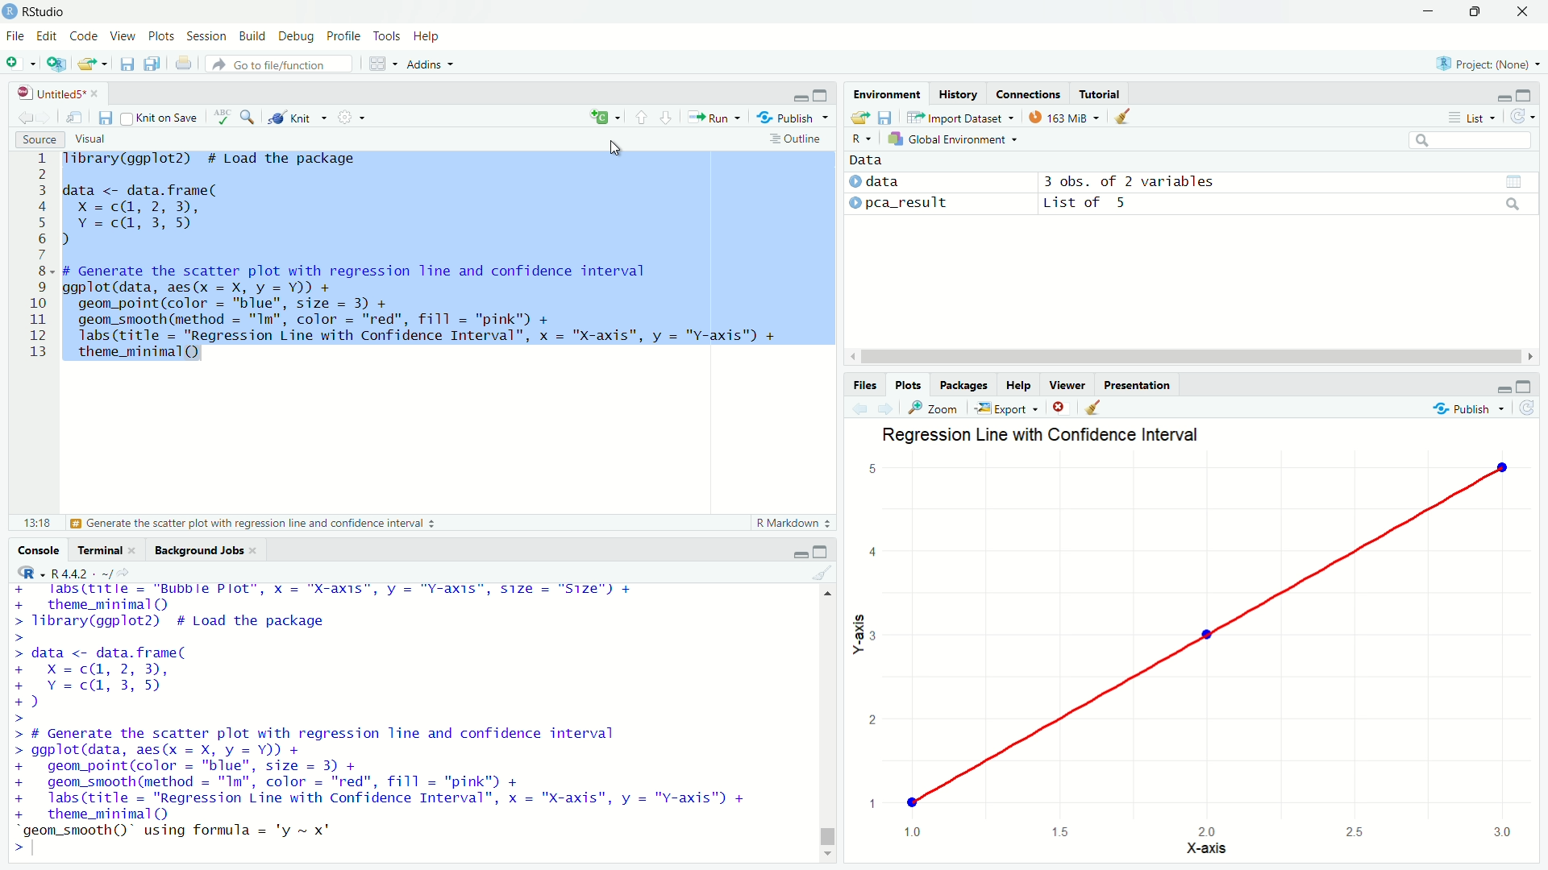 Image resolution: width=1548 pixels, height=870 pixels. Describe the element at coordinates (792, 523) in the screenshot. I see `R Markdown` at that location.